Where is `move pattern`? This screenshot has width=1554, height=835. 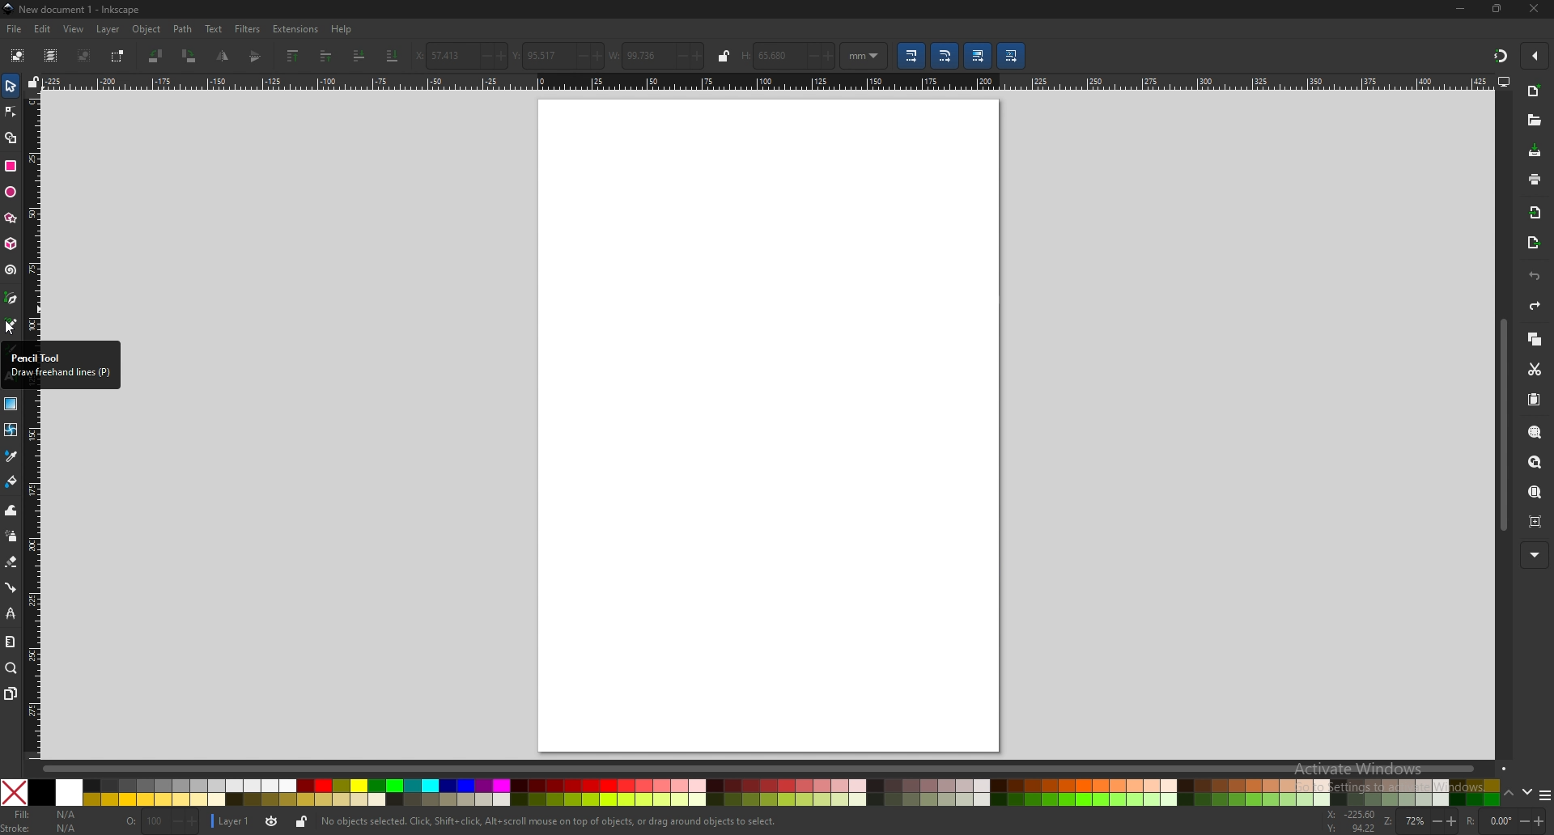 move pattern is located at coordinates (1012, 56).